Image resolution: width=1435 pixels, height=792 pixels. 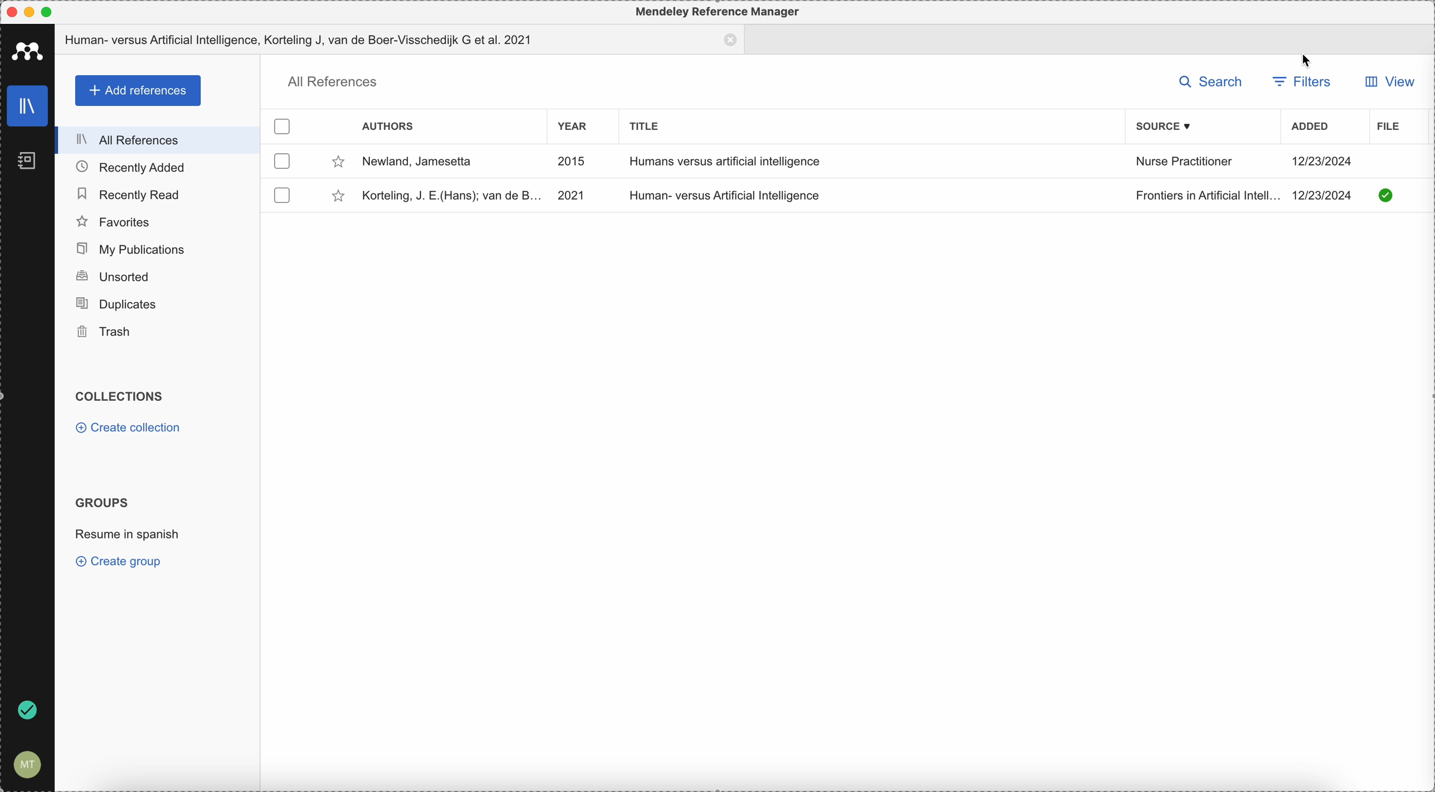 I want to click on view, so click(x=1389, y=81).